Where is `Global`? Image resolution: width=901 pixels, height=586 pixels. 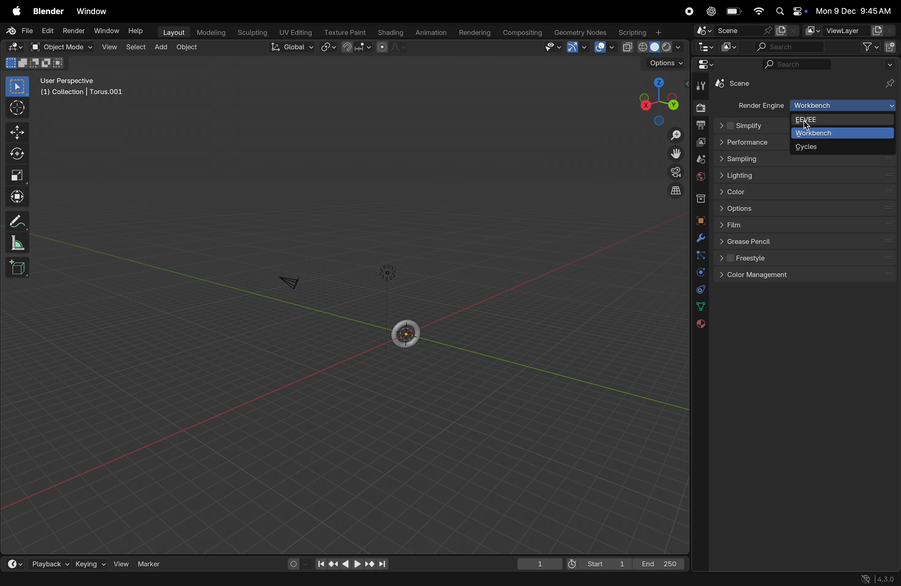 Global is located at coordinates (290, 48).